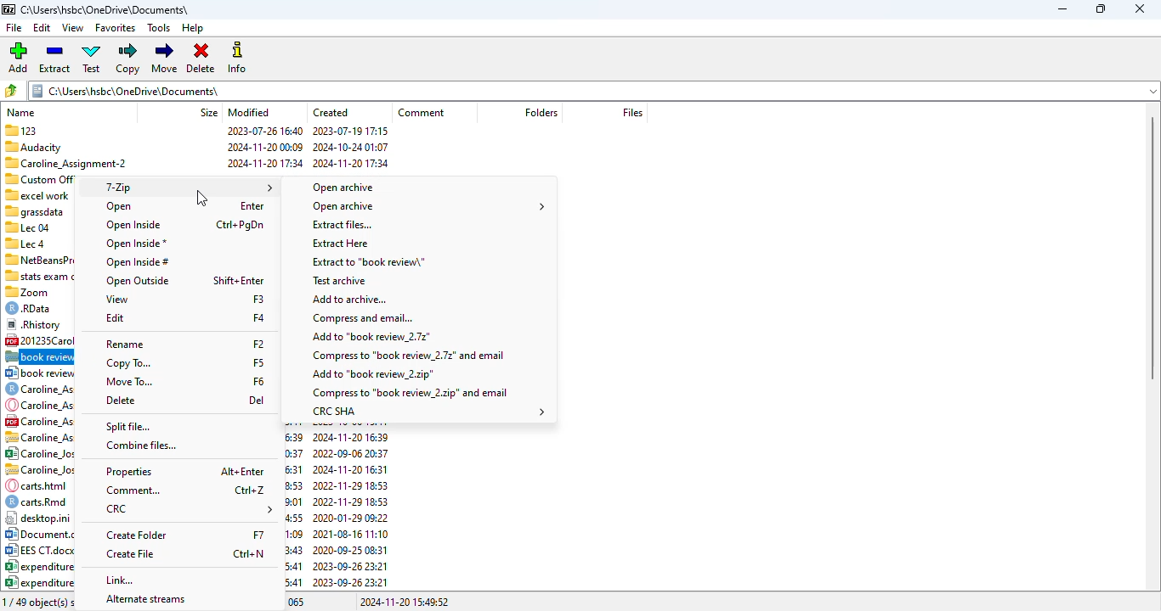 The width and height of the screenshot is (1161, 611). I want to click on folder, so click(540, 112).